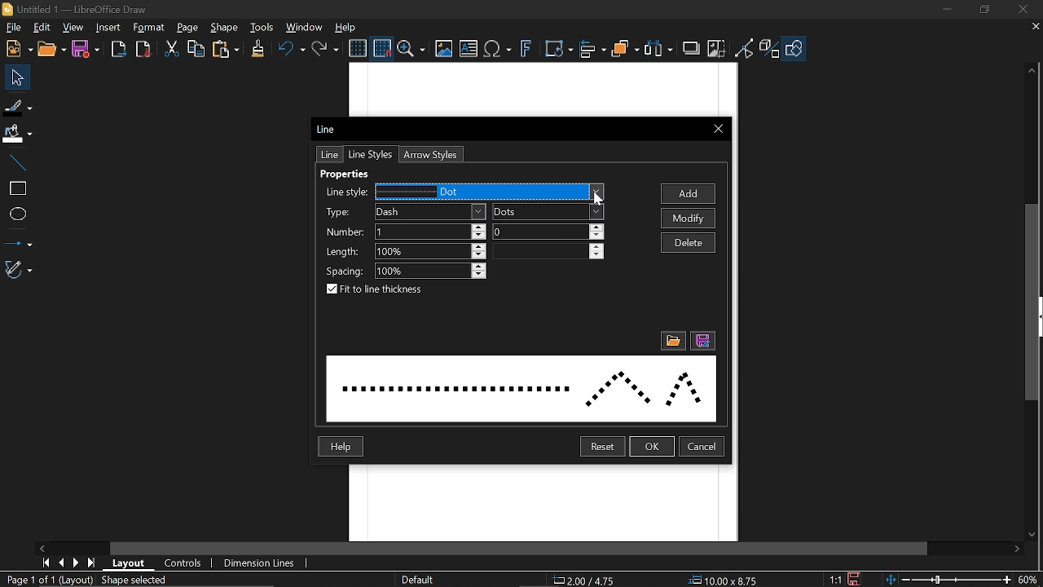  Describe the element at coordinates (855, 579) in the screenshot. I see `Save` at that location.